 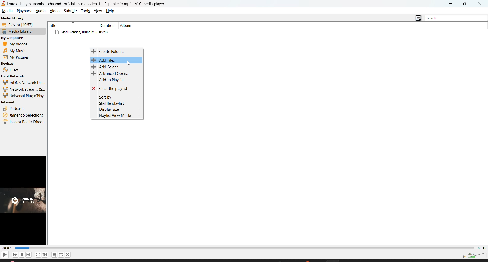 I want to click on duration, so click(x=108, y=25).